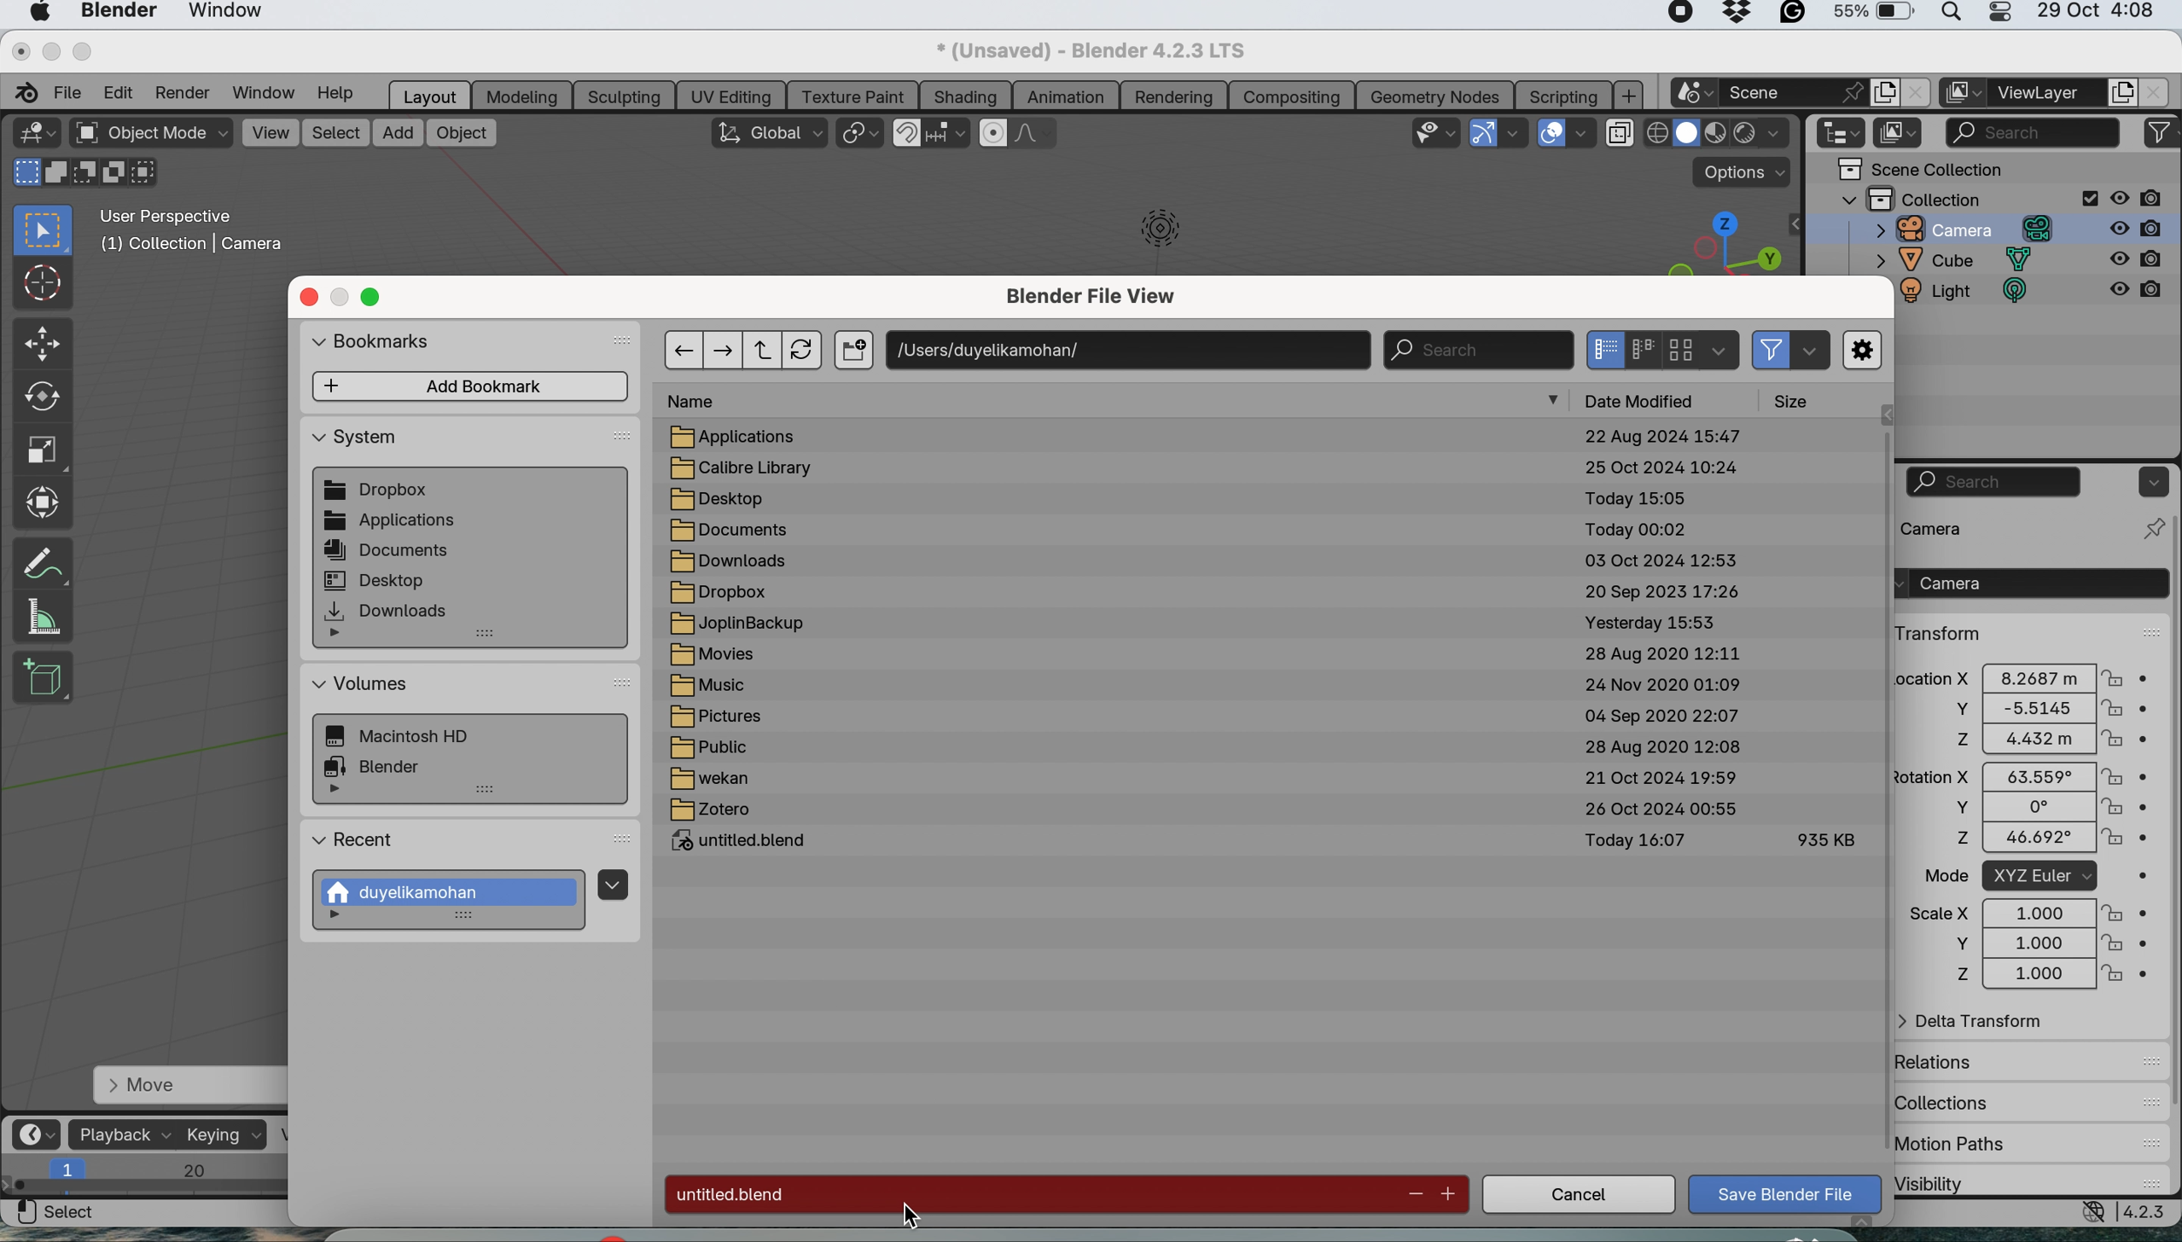  Describe the element at coordinates (729, 498) in the screenshot. I see `desktop` at that location.